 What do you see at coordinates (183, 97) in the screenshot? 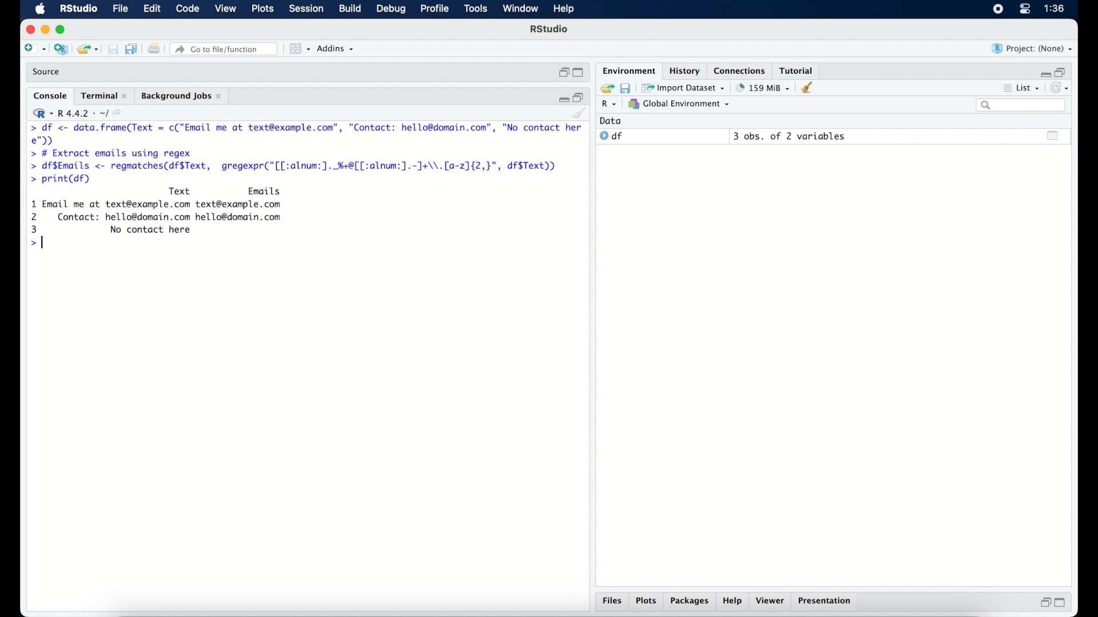
I see `background jobs` at bounding box center [183, 97].